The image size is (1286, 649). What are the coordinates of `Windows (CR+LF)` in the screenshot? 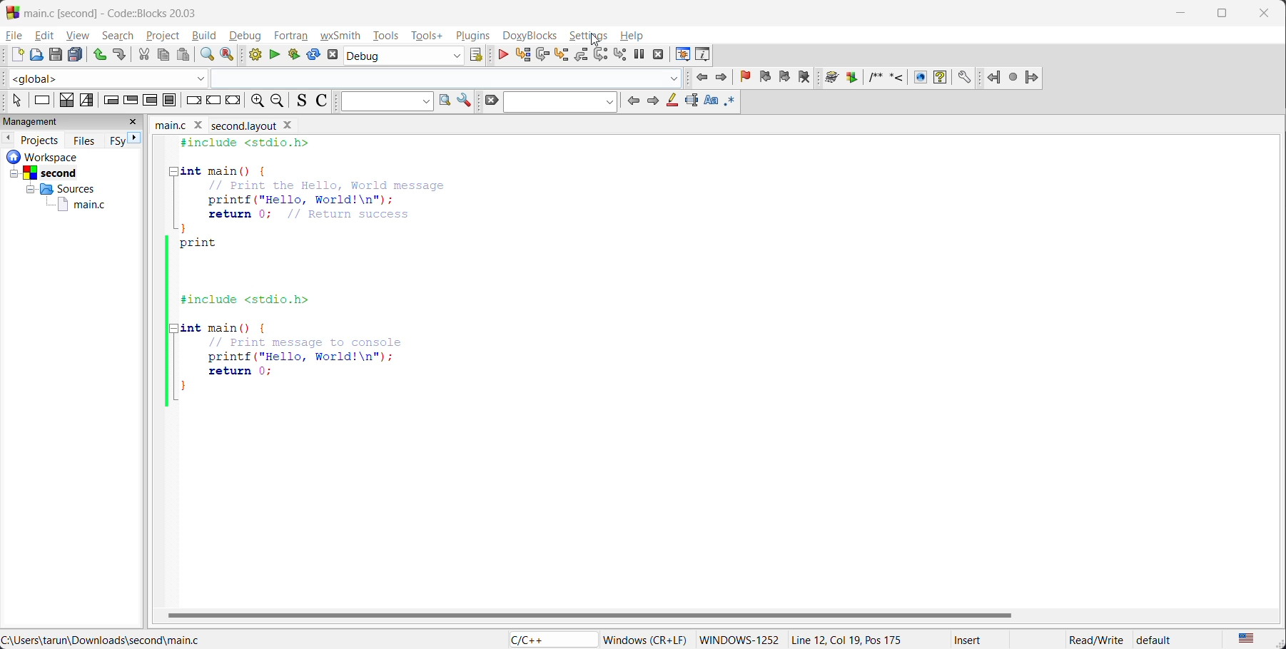 It's located at (644, 637).